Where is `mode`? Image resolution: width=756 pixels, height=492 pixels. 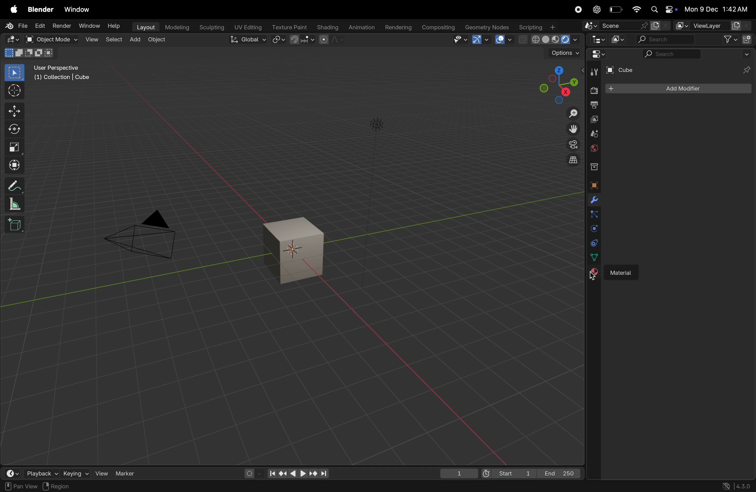 mode is located at coordinates (30, 52).